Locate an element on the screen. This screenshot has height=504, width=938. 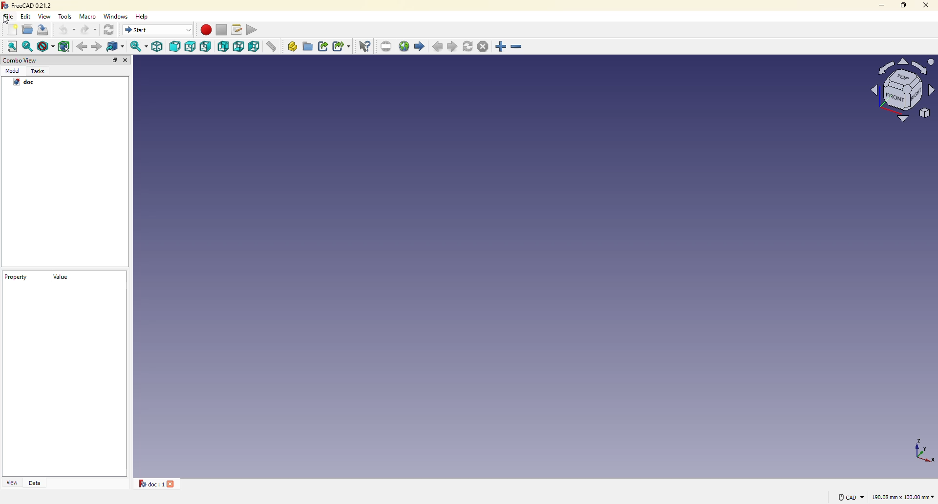
maximize is located at coordinates (903, 5).